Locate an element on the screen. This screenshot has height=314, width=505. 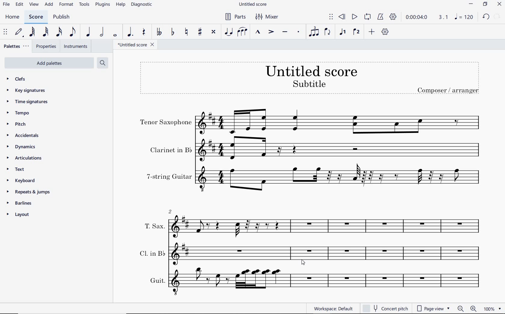
DYNAMICS is located at coordinates (23, 148).